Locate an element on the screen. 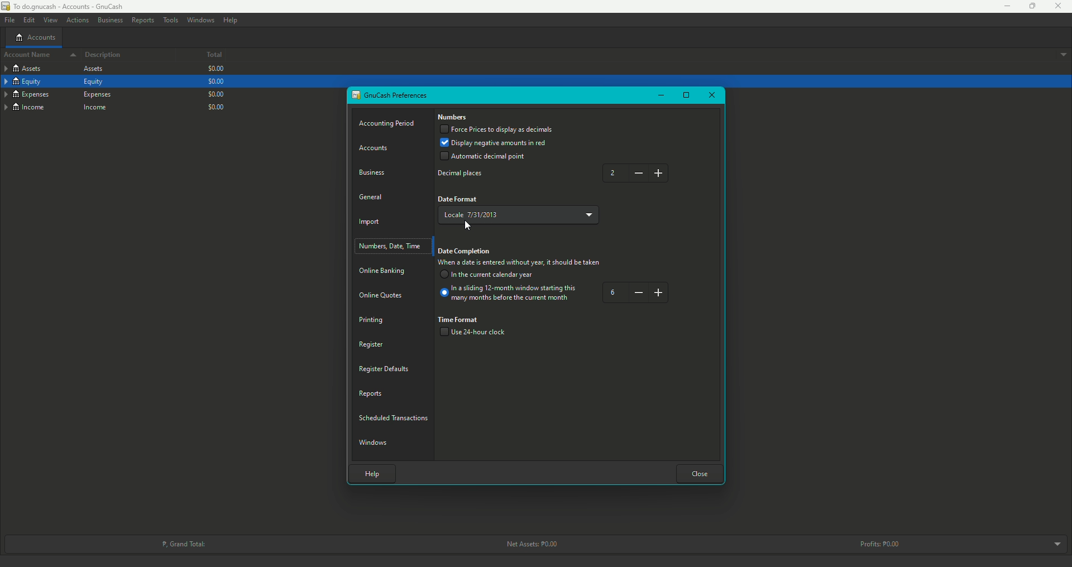 This screenshot has width=1072, height=567. Minimize is located at coordinates (660, 95).